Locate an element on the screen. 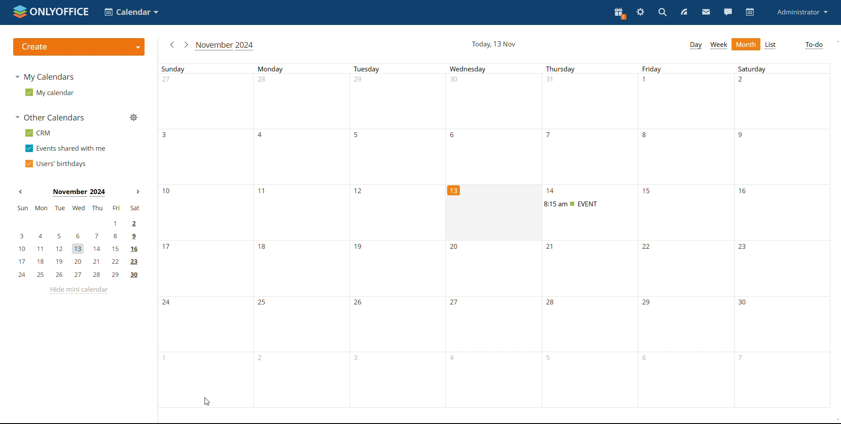 This screenshot has width=841, height=424. 24, 25, 26, 27, 28, 29, 30 is located at coordinates (78, 276).